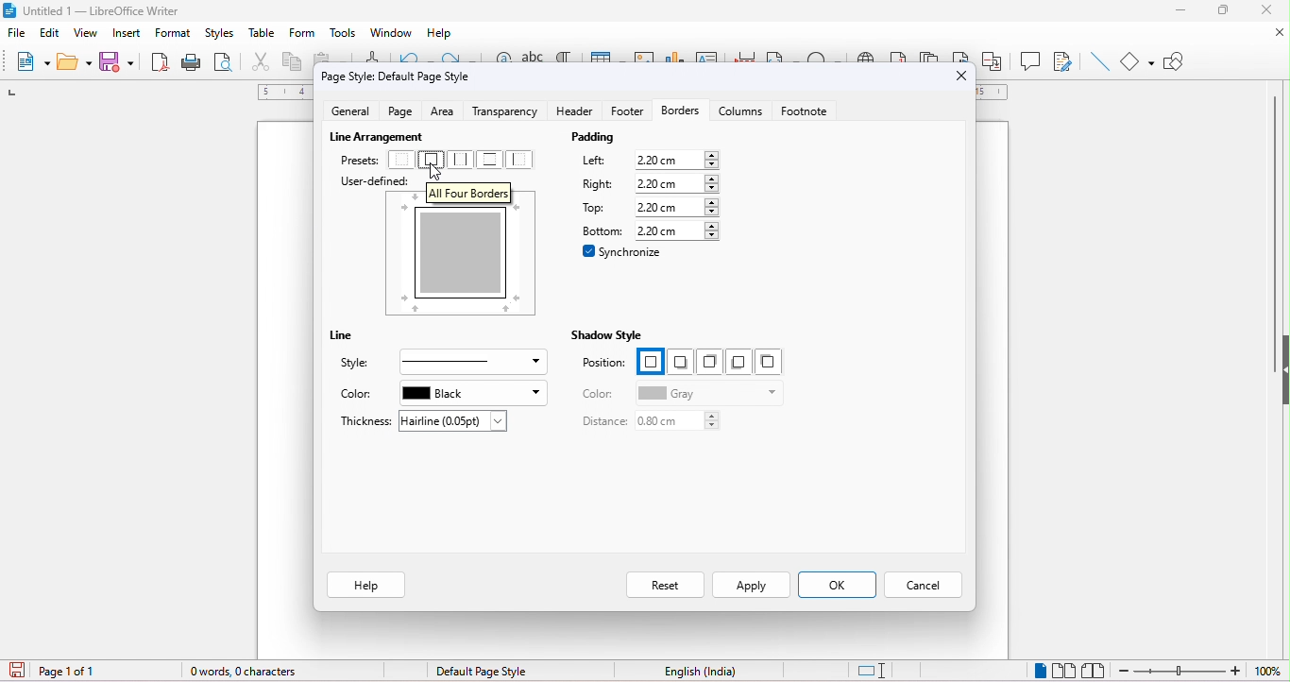 The image size is (1290, 682). Describe the element at coordinates (463, 159) in the screenshot. I see `select pre set` at that location.